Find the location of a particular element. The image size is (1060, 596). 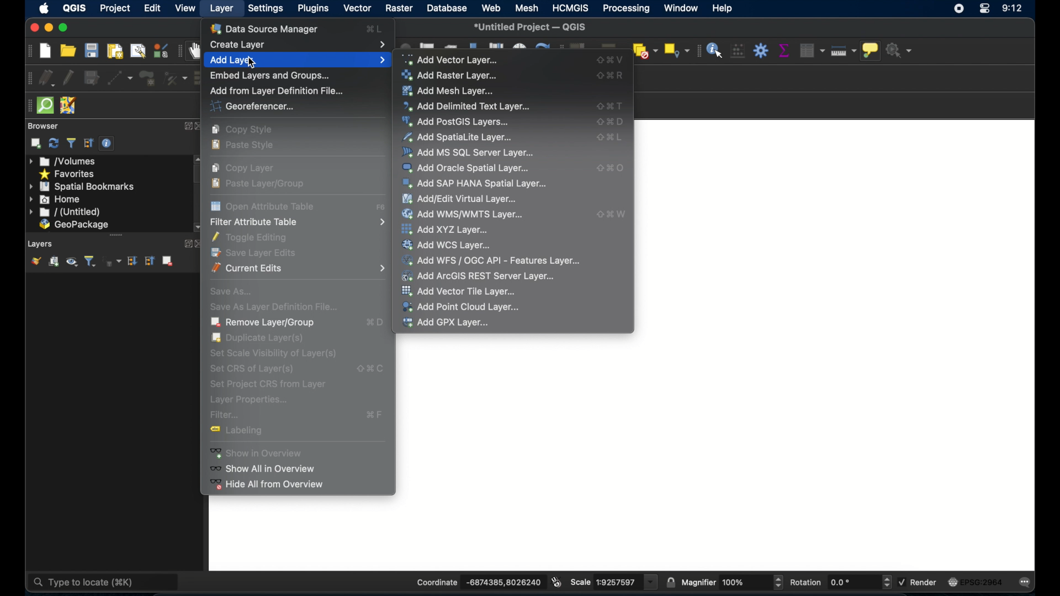

toolbox is located at coordinates (761, 49).